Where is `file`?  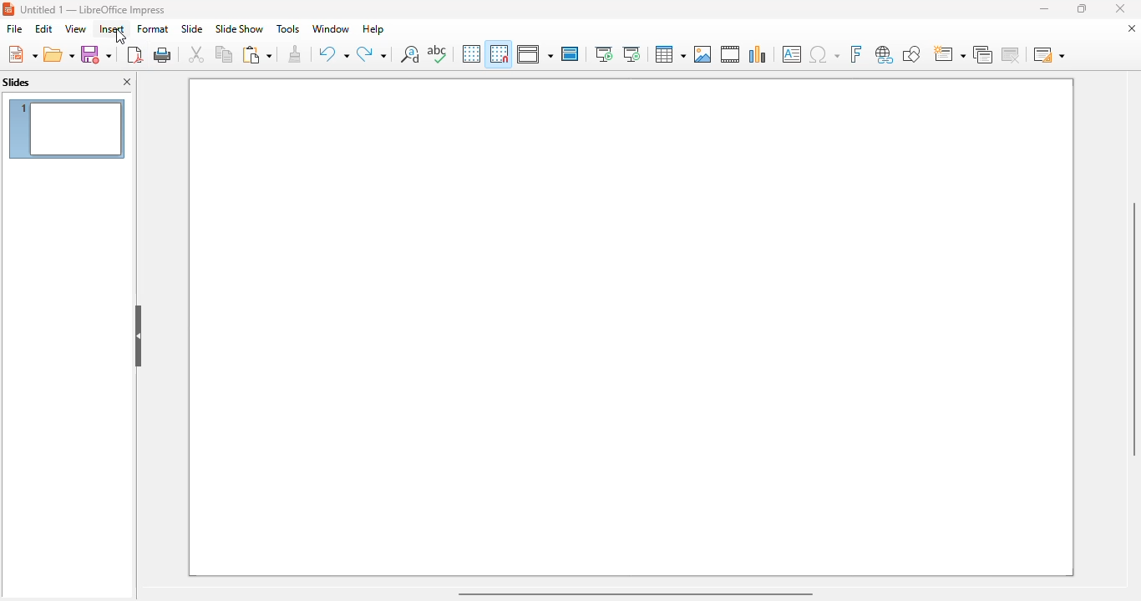 file is located at coordinates (14, 29).